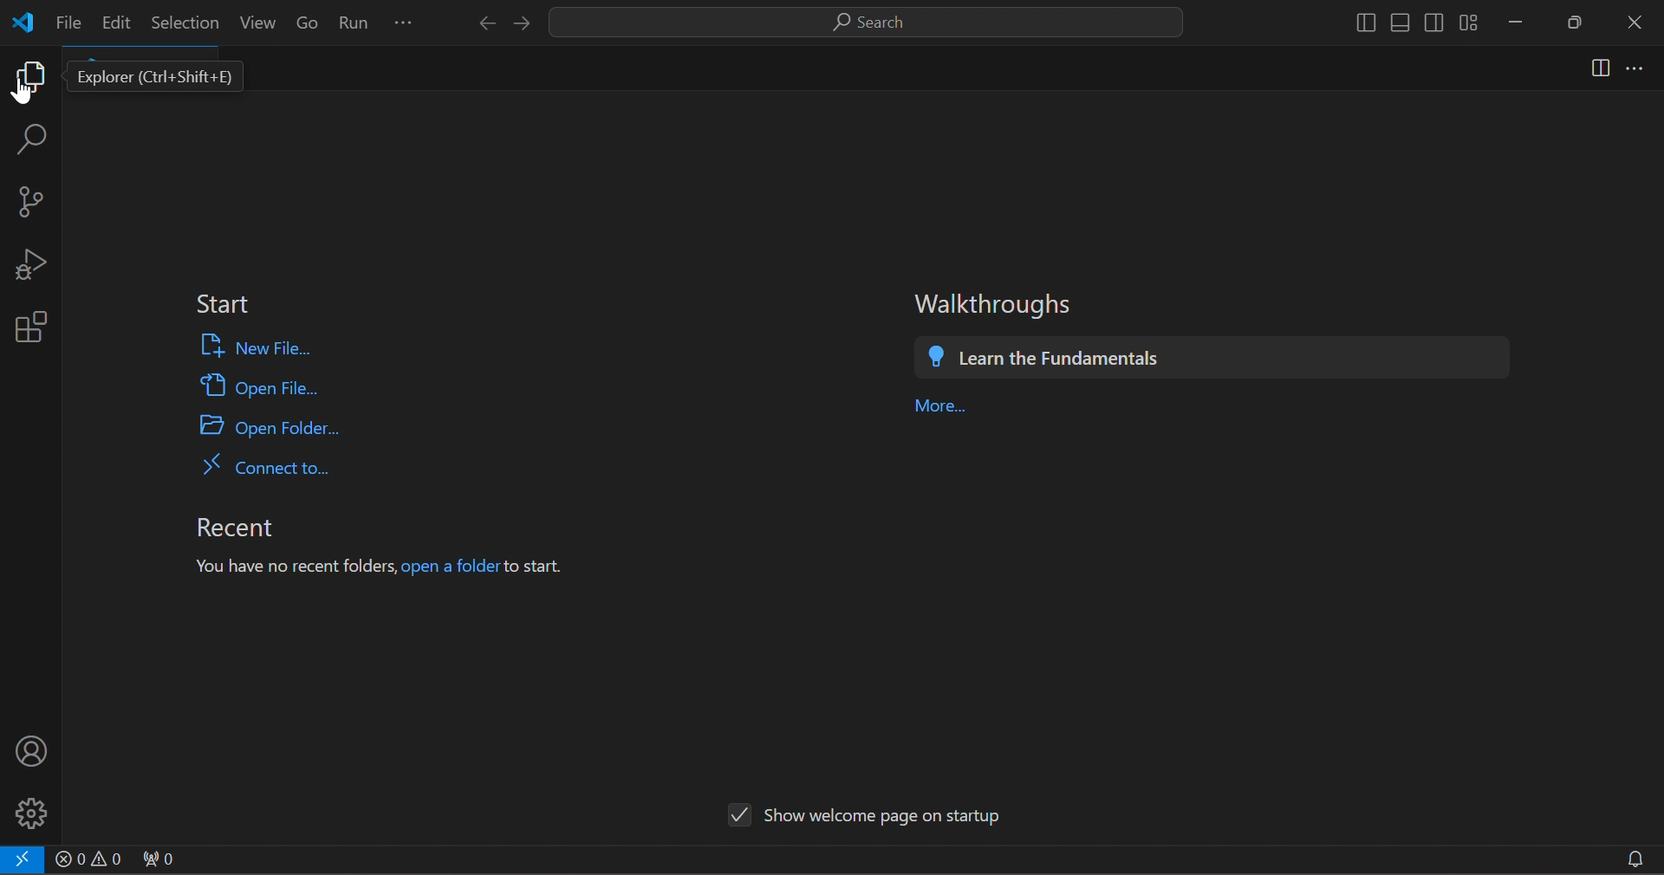 This screenshot has height=875, width=1664. I want to click on edit, so click(116, 26).